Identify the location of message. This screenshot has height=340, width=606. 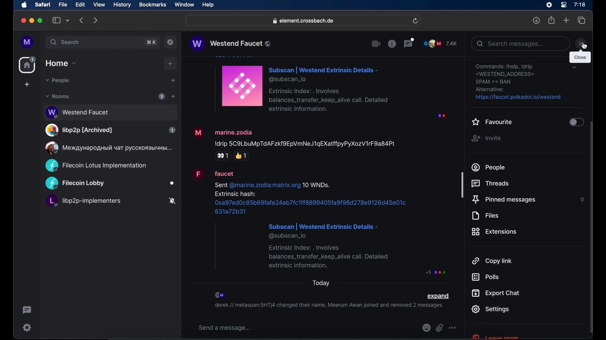
(294, 143).